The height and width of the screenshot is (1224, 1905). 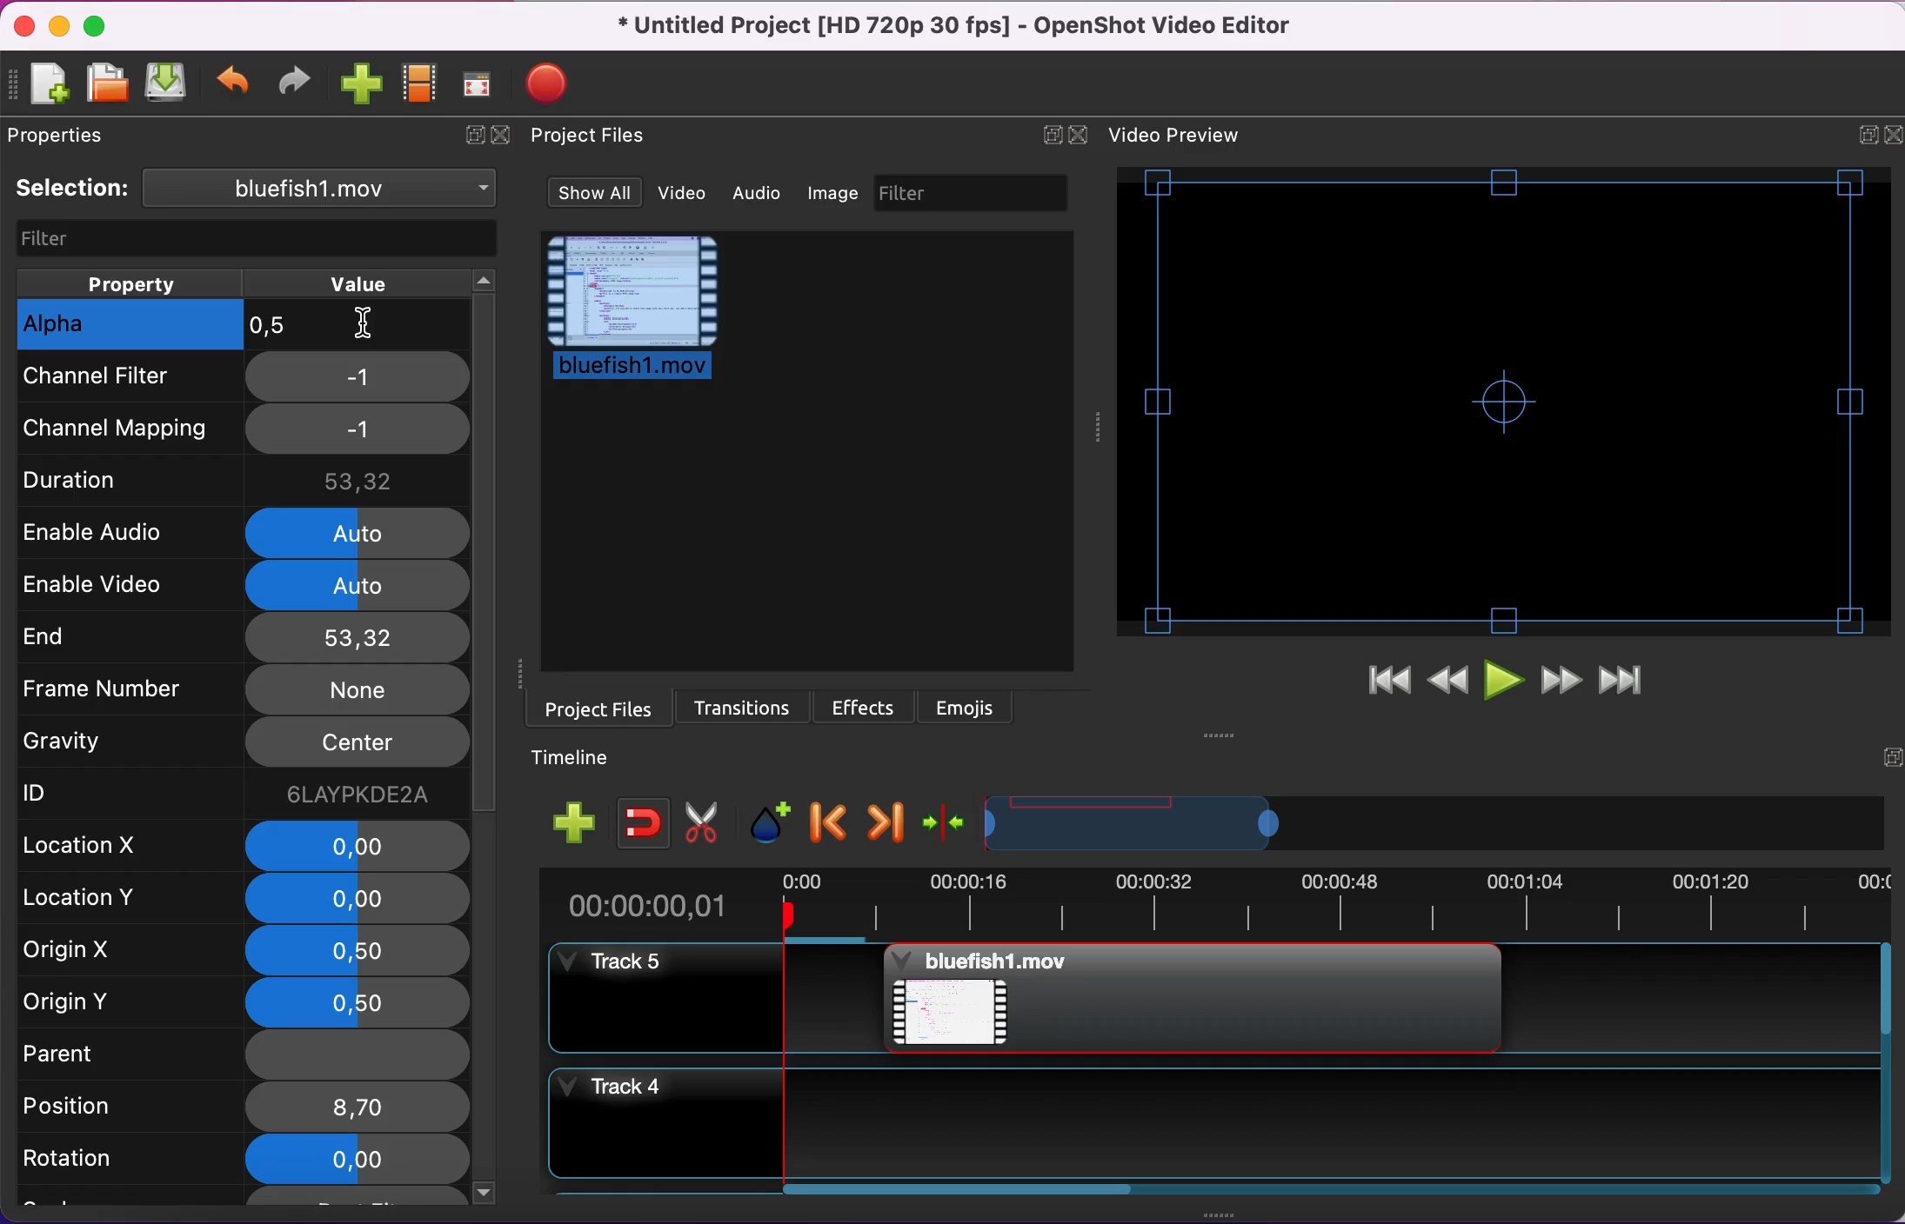 What do you see at coordinates (358, 844) in the screenshot?
I see `0` at bounding box center [358, 844].